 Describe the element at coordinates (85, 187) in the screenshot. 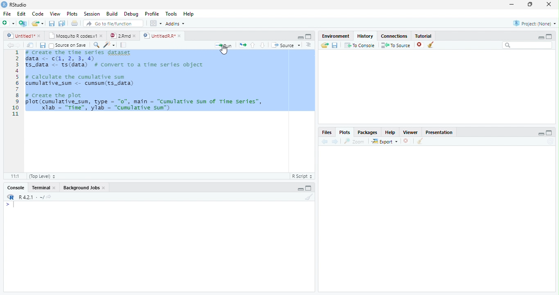

I see `Background Jobs` at that location.